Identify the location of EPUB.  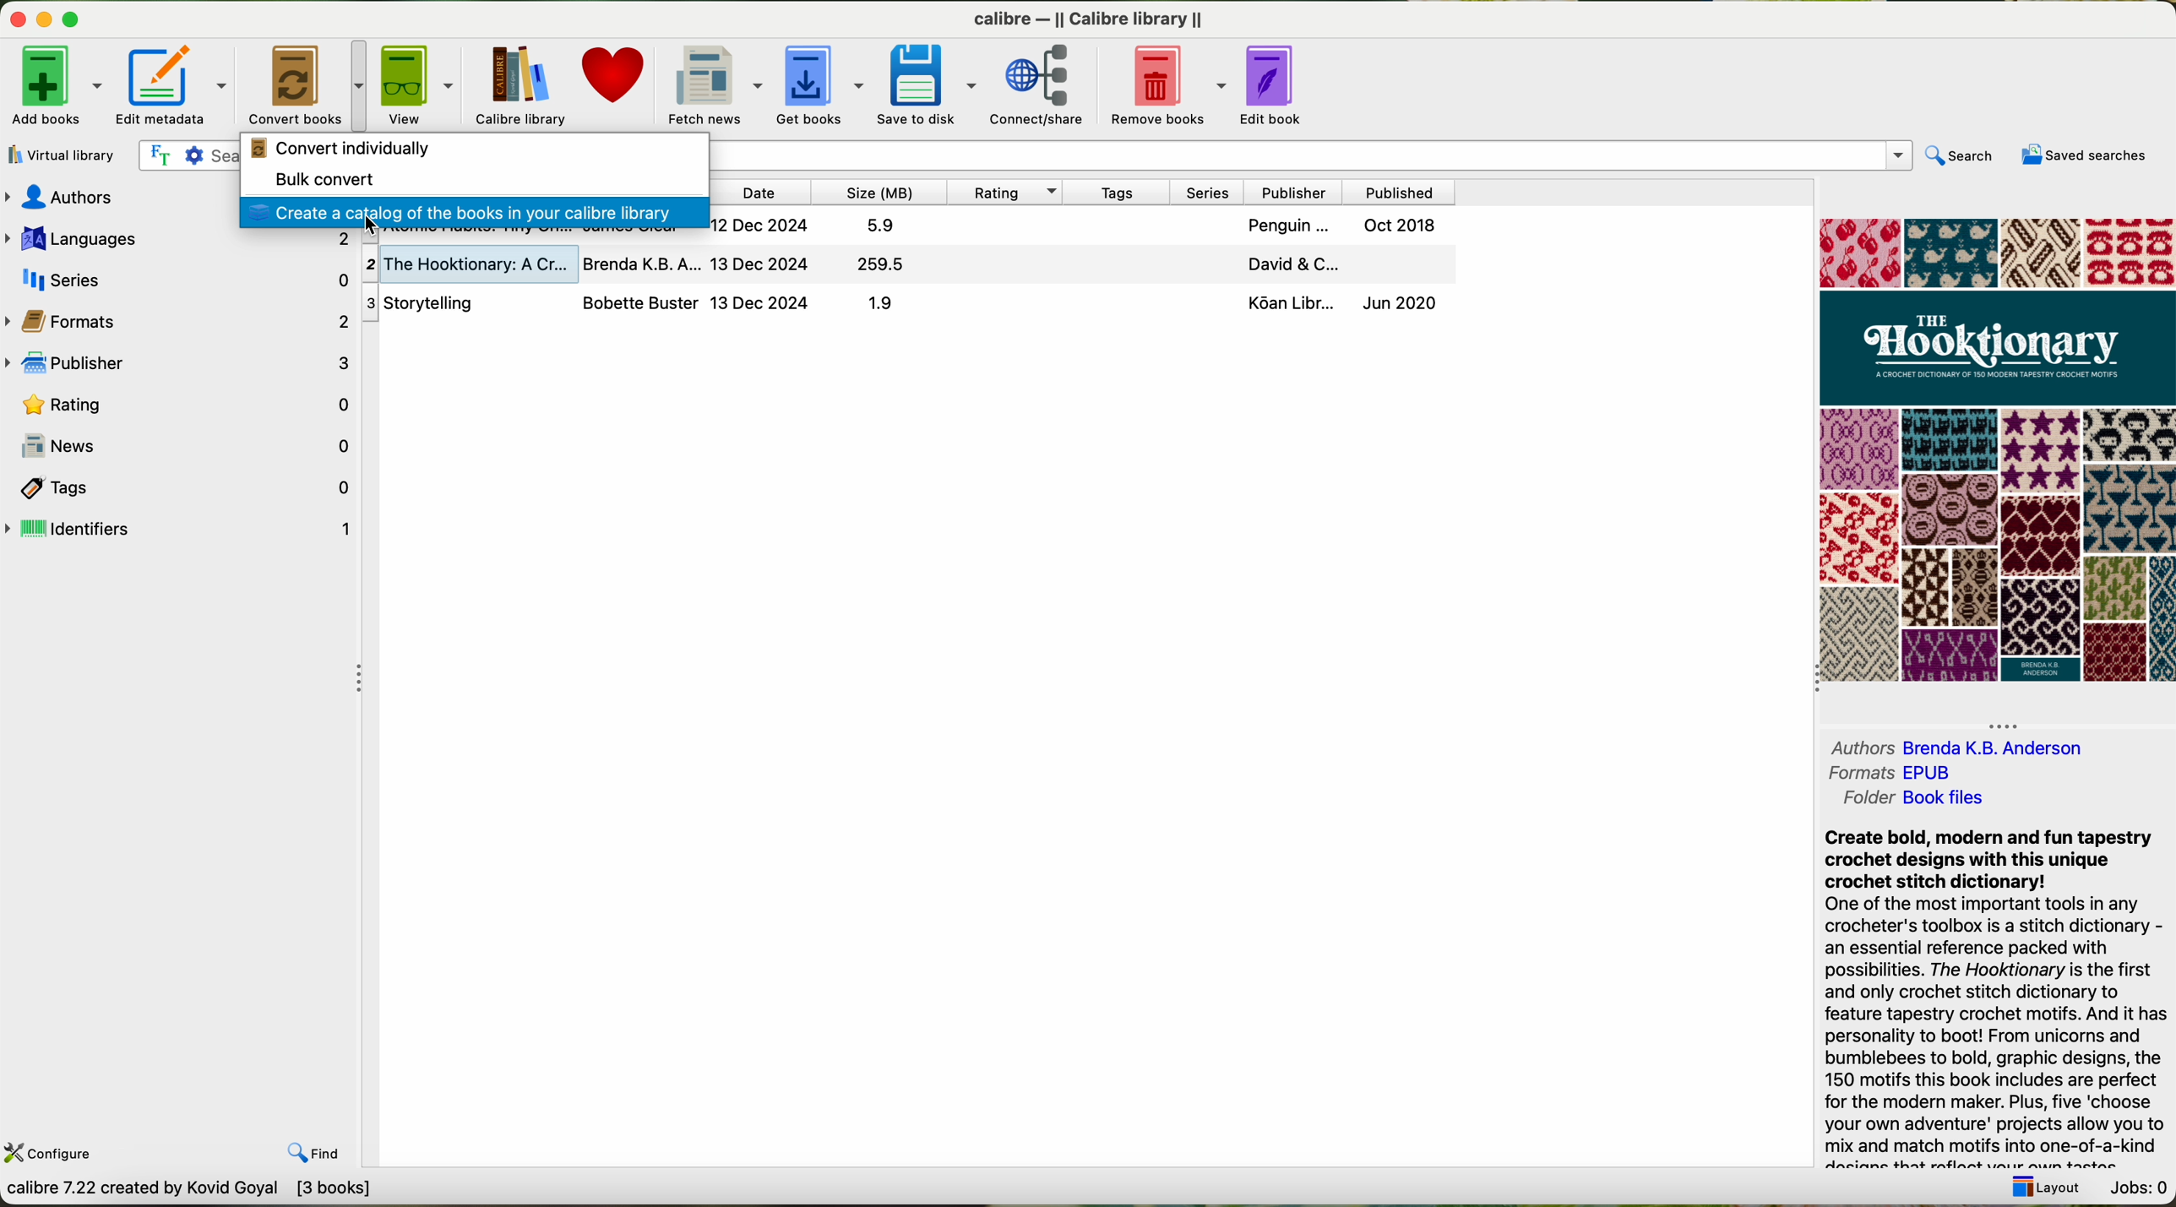
(1953, 771).